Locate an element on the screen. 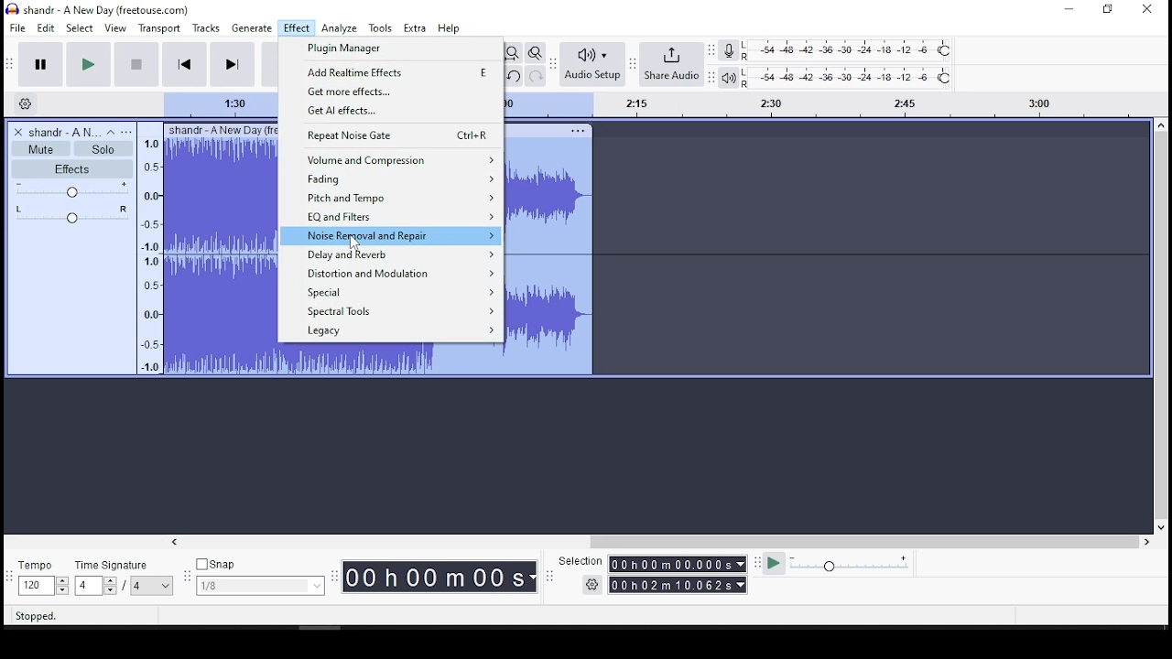 The width and height of the screenshot is (1172, 659). stop is located at coordinates (135, 65).